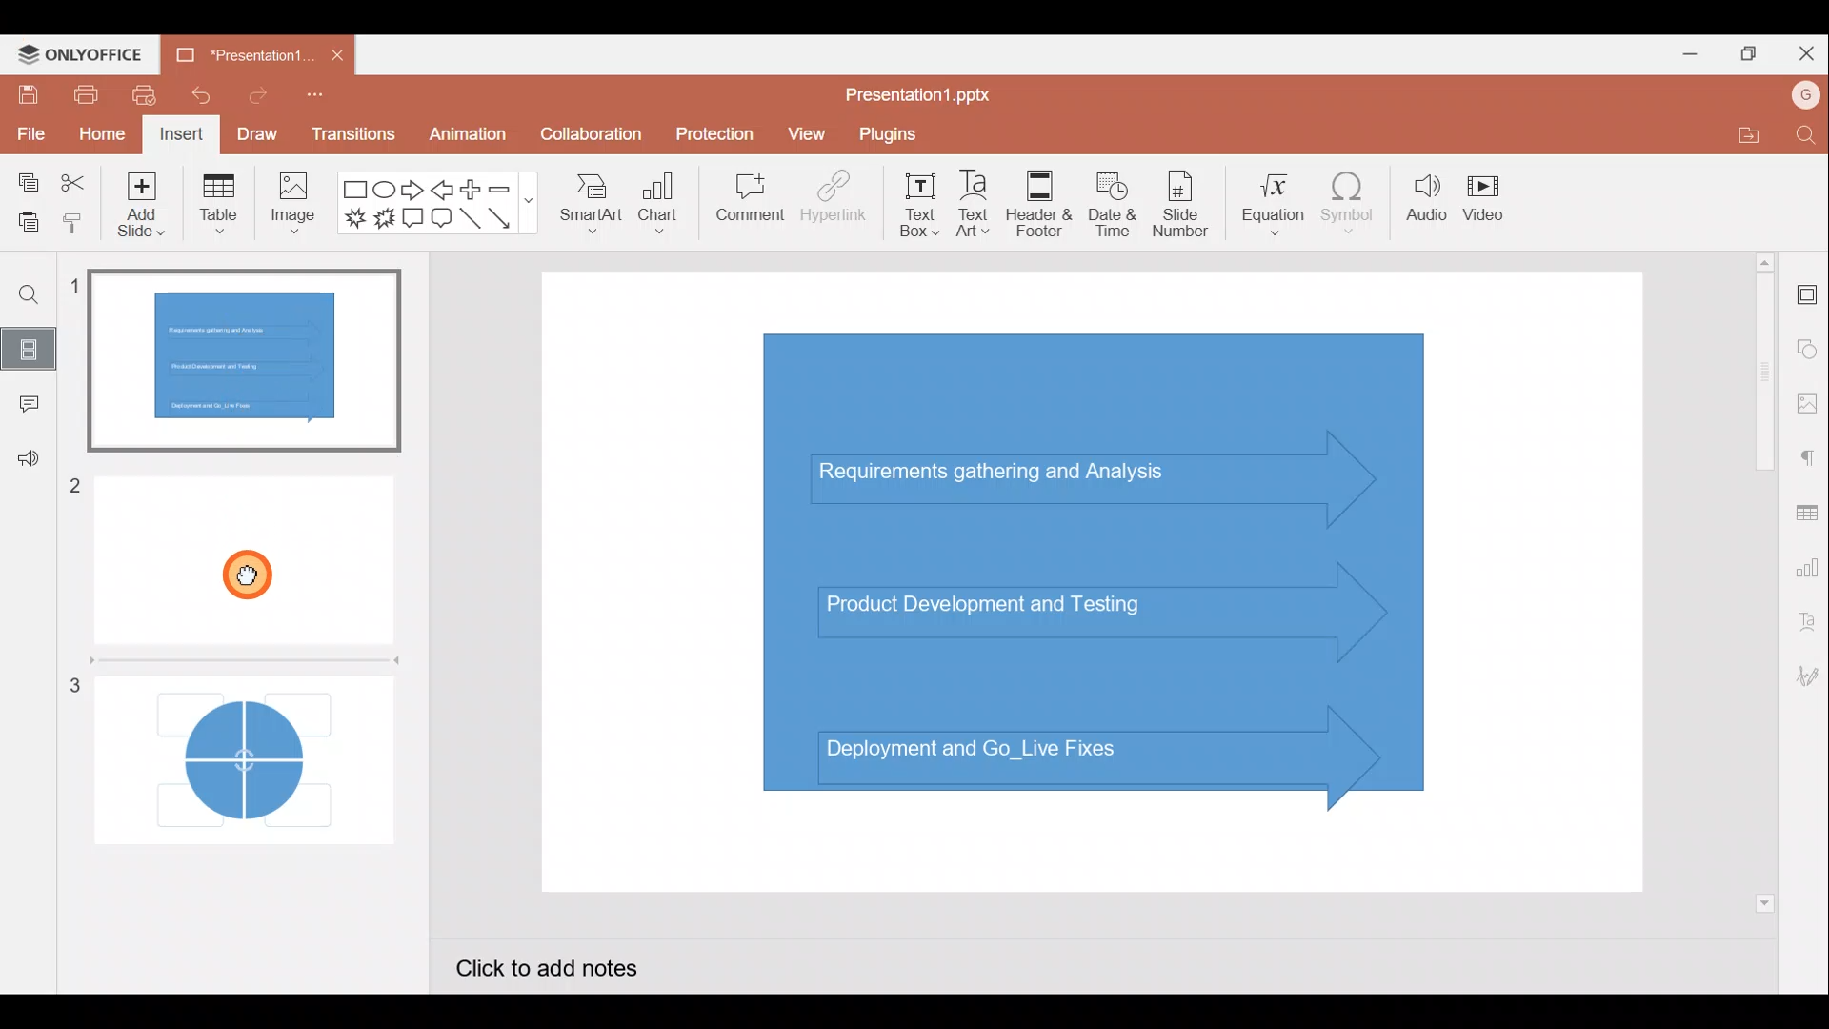 This screenshot has height=1029, width=1829. Describe the element at coordinates (30, 297) in the screenshot. I see `Find` at that location.